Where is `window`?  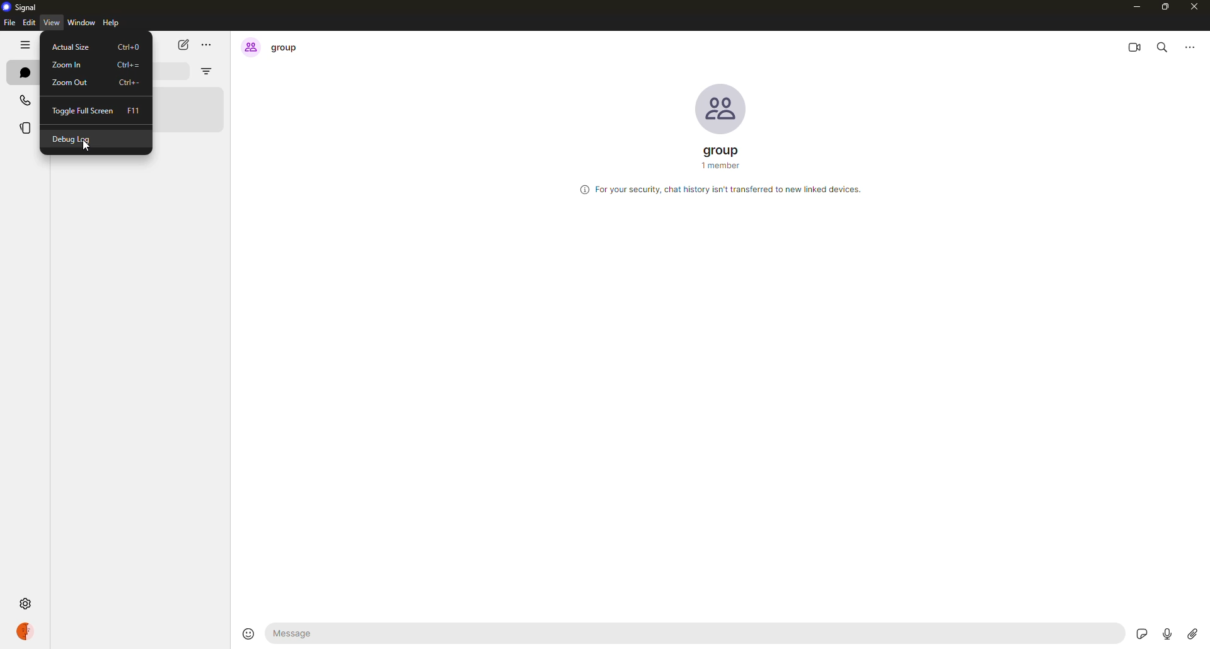 window is located at coordinates (82, 23).